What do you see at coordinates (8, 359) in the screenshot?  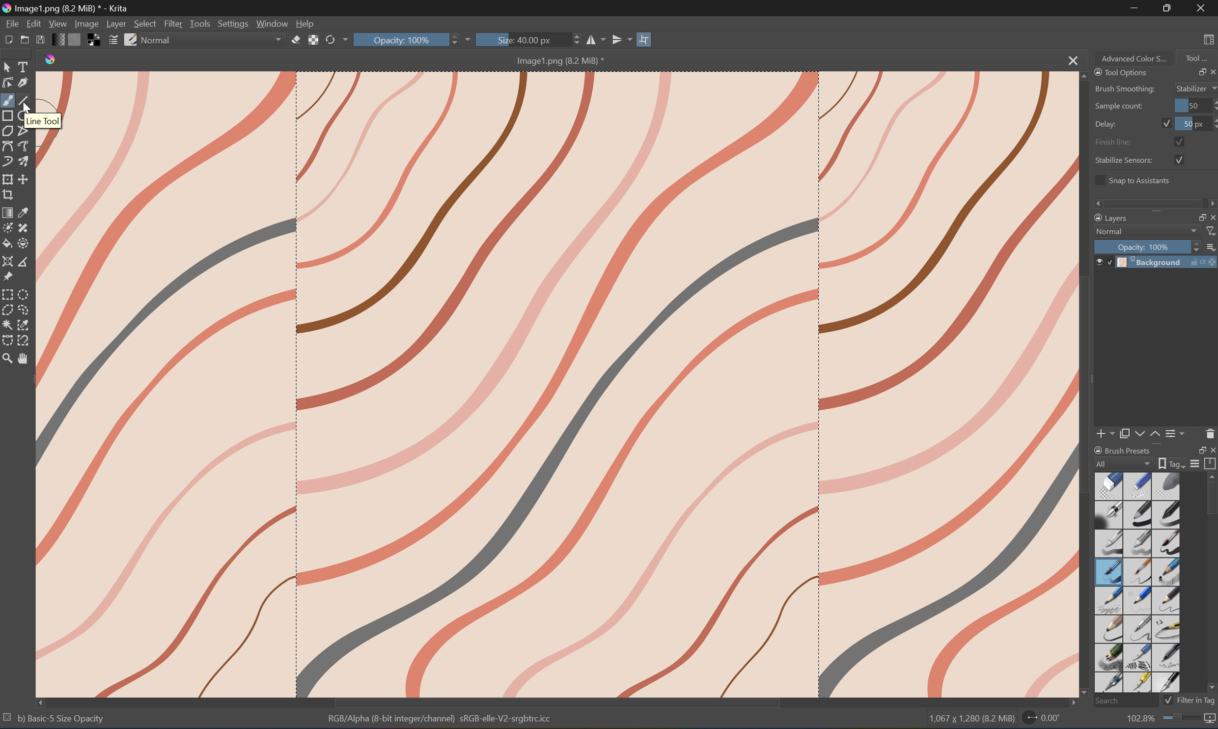 I see `Zoom tool` at bounding box center [8, 359].